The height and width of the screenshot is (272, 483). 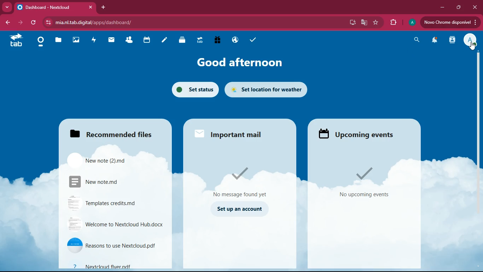 I want to click on notes, so click(x=164, y=40).